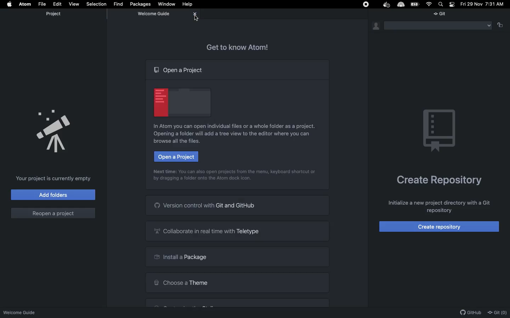  Describe the element at coordinates (239, 205) in the screenshot. I see `Version control with Git and GitHub` at that location.